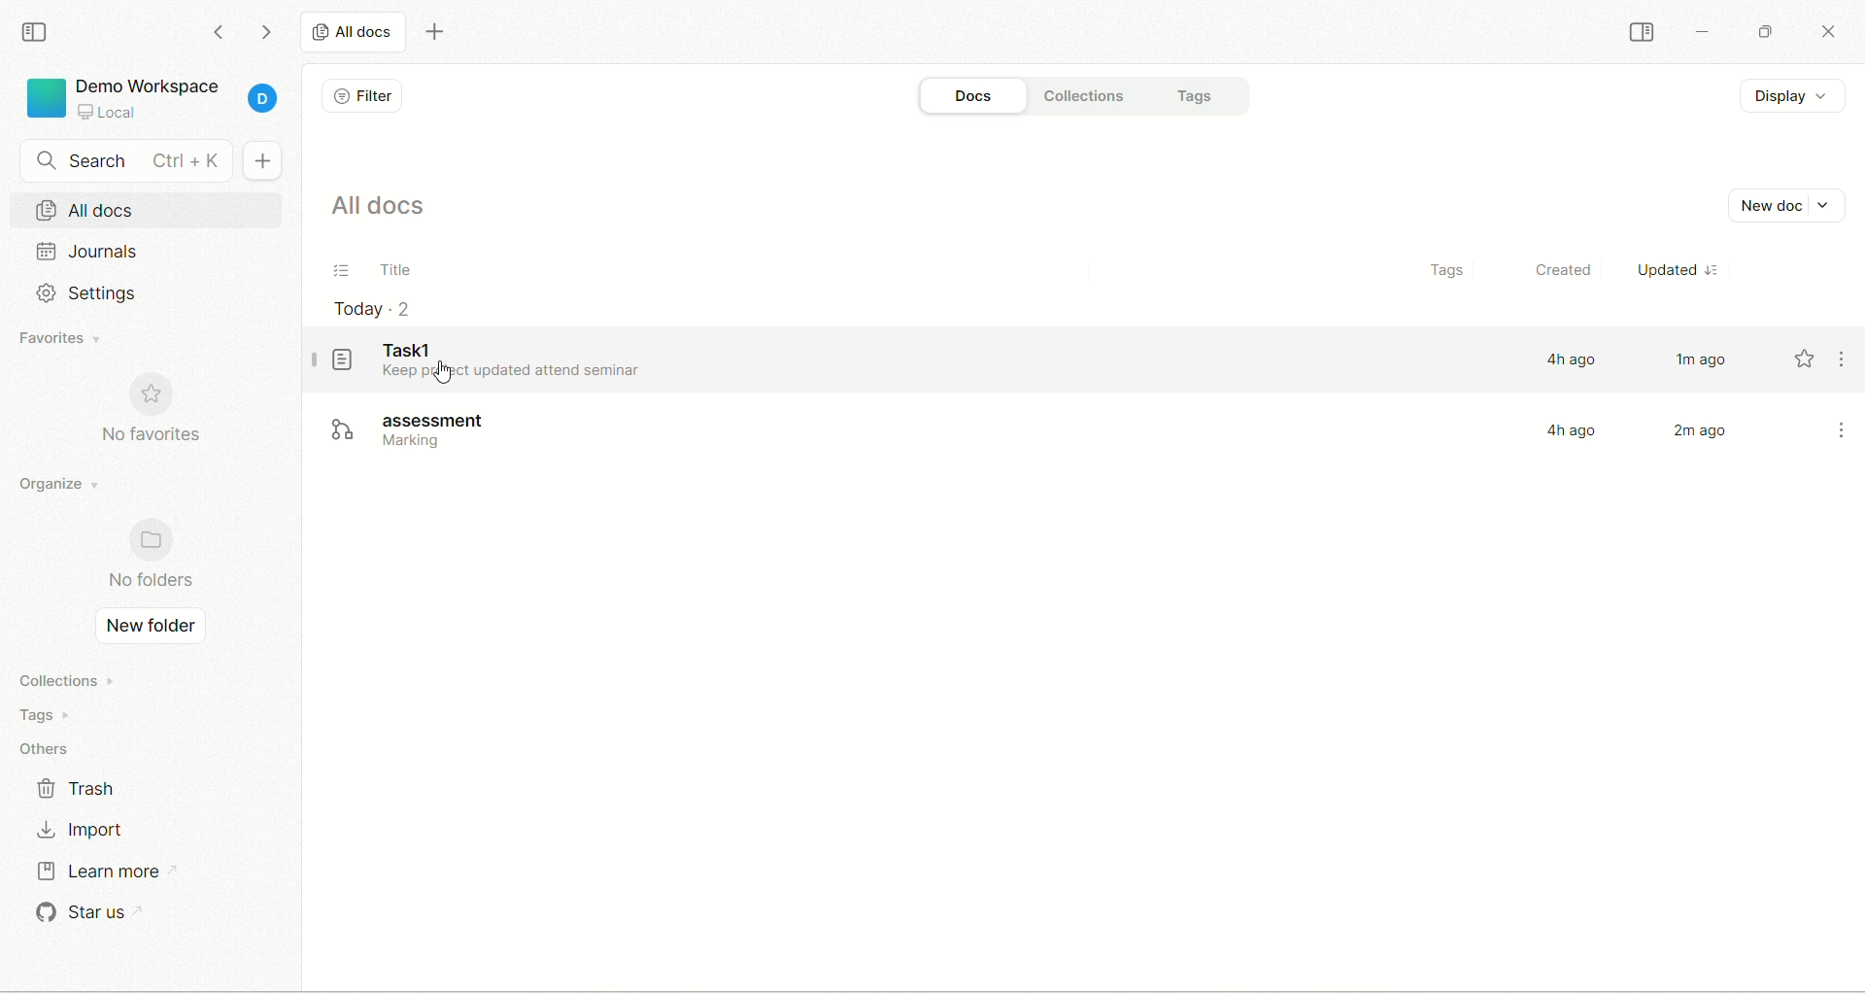  What do you see at coordinates (1560, 271) in the screenshot?
I see `created` at bounding box center [1560, 271].